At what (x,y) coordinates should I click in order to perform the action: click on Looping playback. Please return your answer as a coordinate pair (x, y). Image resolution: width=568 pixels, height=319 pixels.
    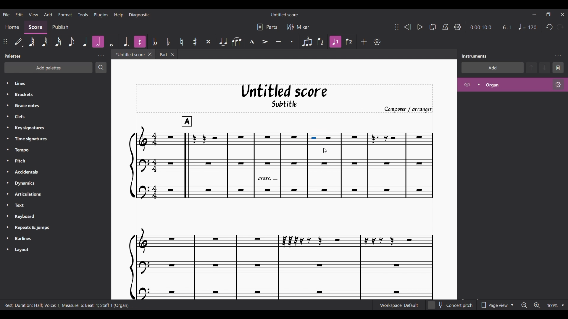
    Looking at the image, I should click on (433, 27).